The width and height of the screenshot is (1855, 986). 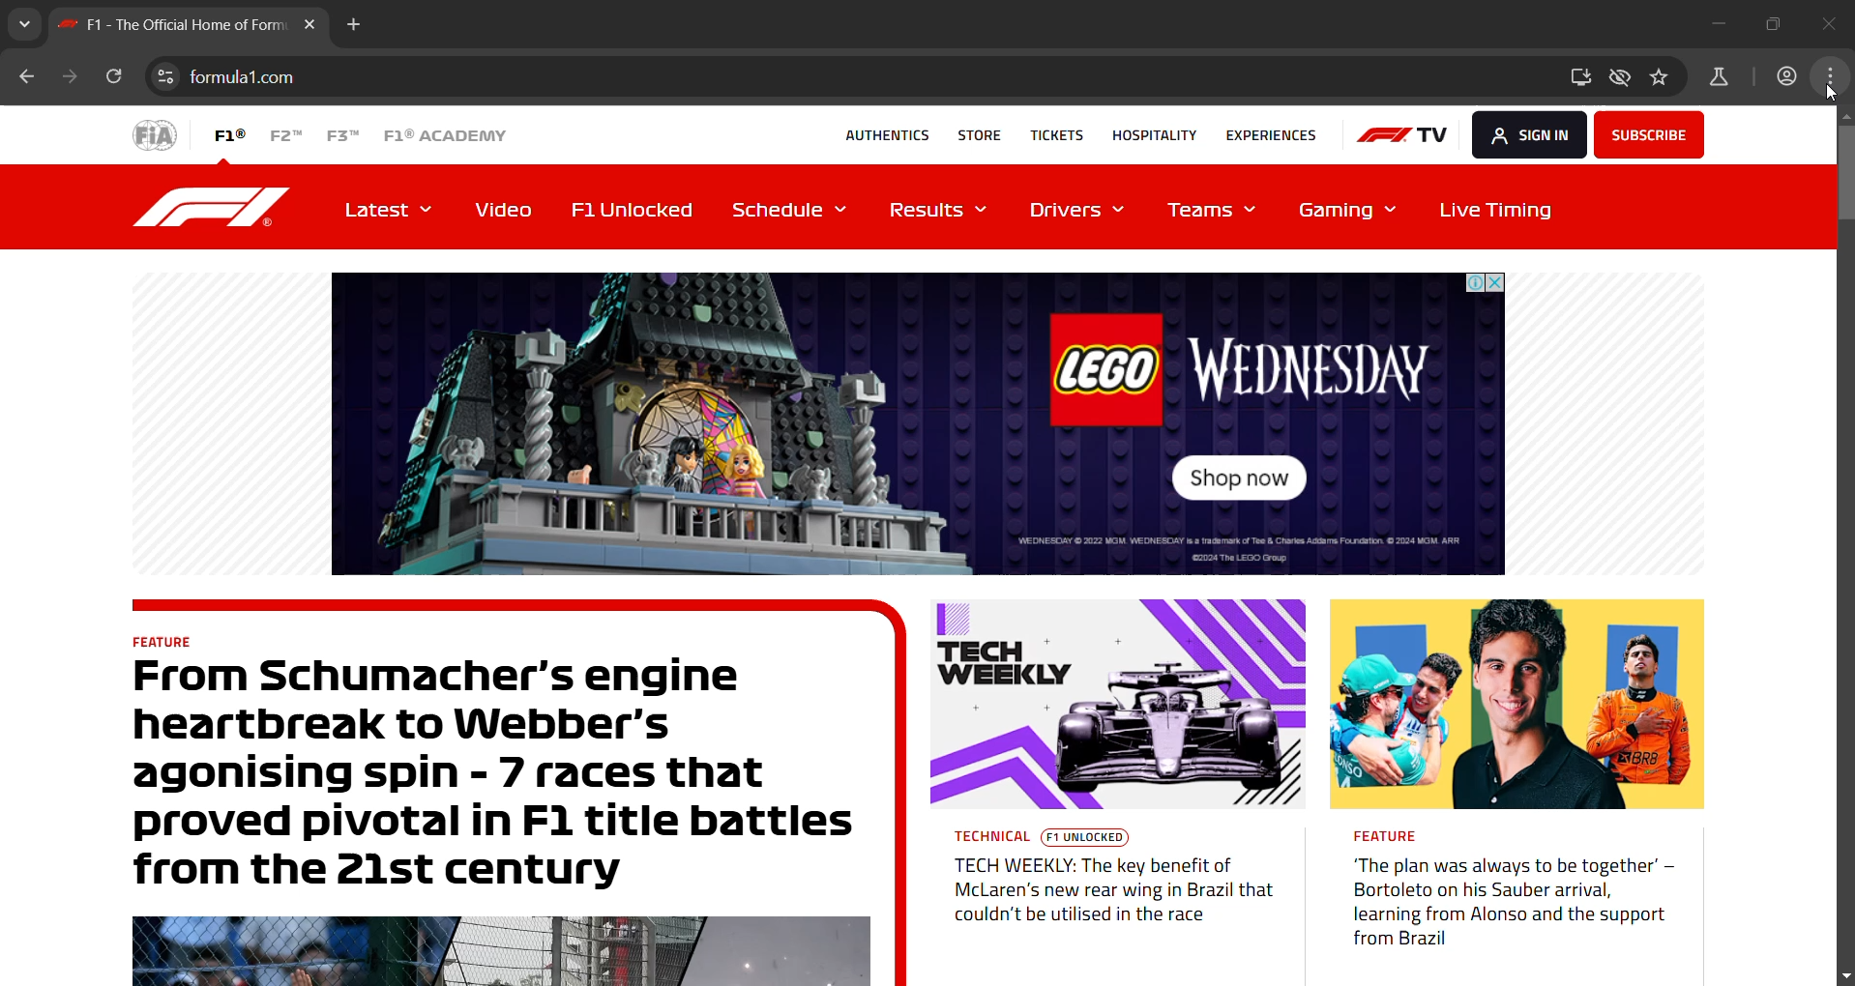 I want to click on click to go forward, so click(x=66, y=79).